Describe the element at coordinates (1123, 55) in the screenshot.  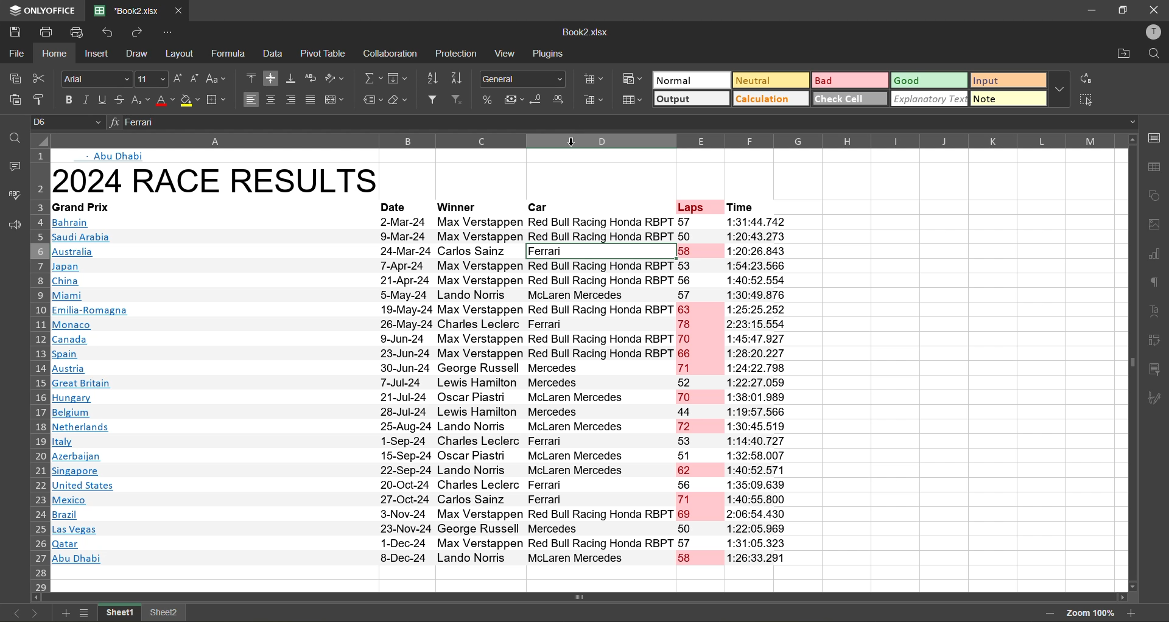
I see `open location` at that location.